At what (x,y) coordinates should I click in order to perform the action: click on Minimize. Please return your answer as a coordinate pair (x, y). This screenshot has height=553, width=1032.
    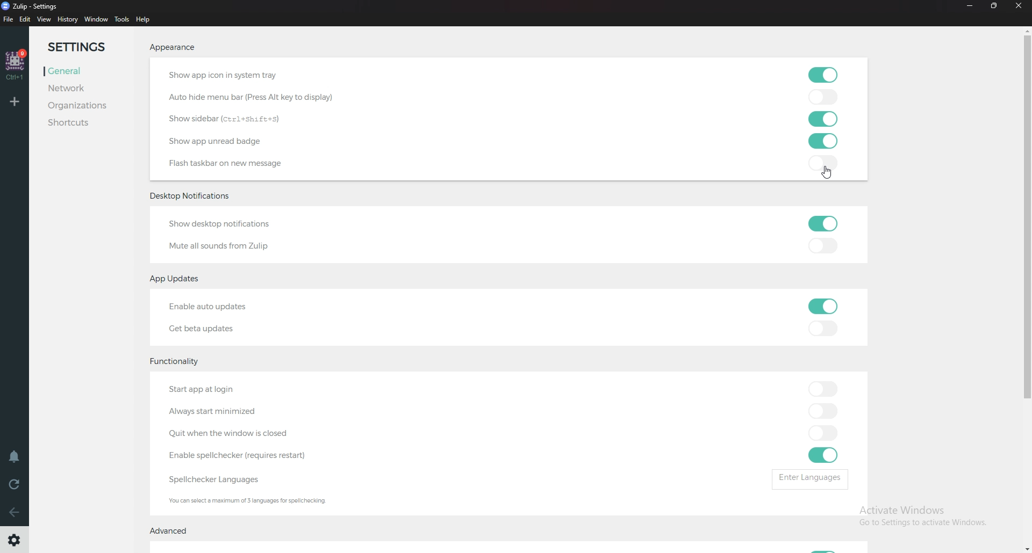
    Looking at the image, I should click on (968, 6).